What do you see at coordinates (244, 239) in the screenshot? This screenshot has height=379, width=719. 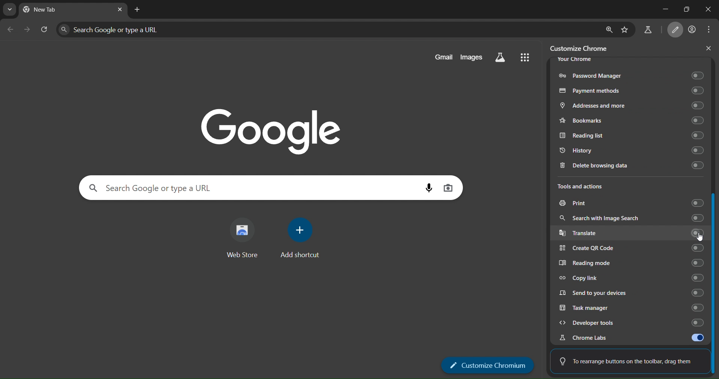 I see `web store` at bounding box center [244, 239].